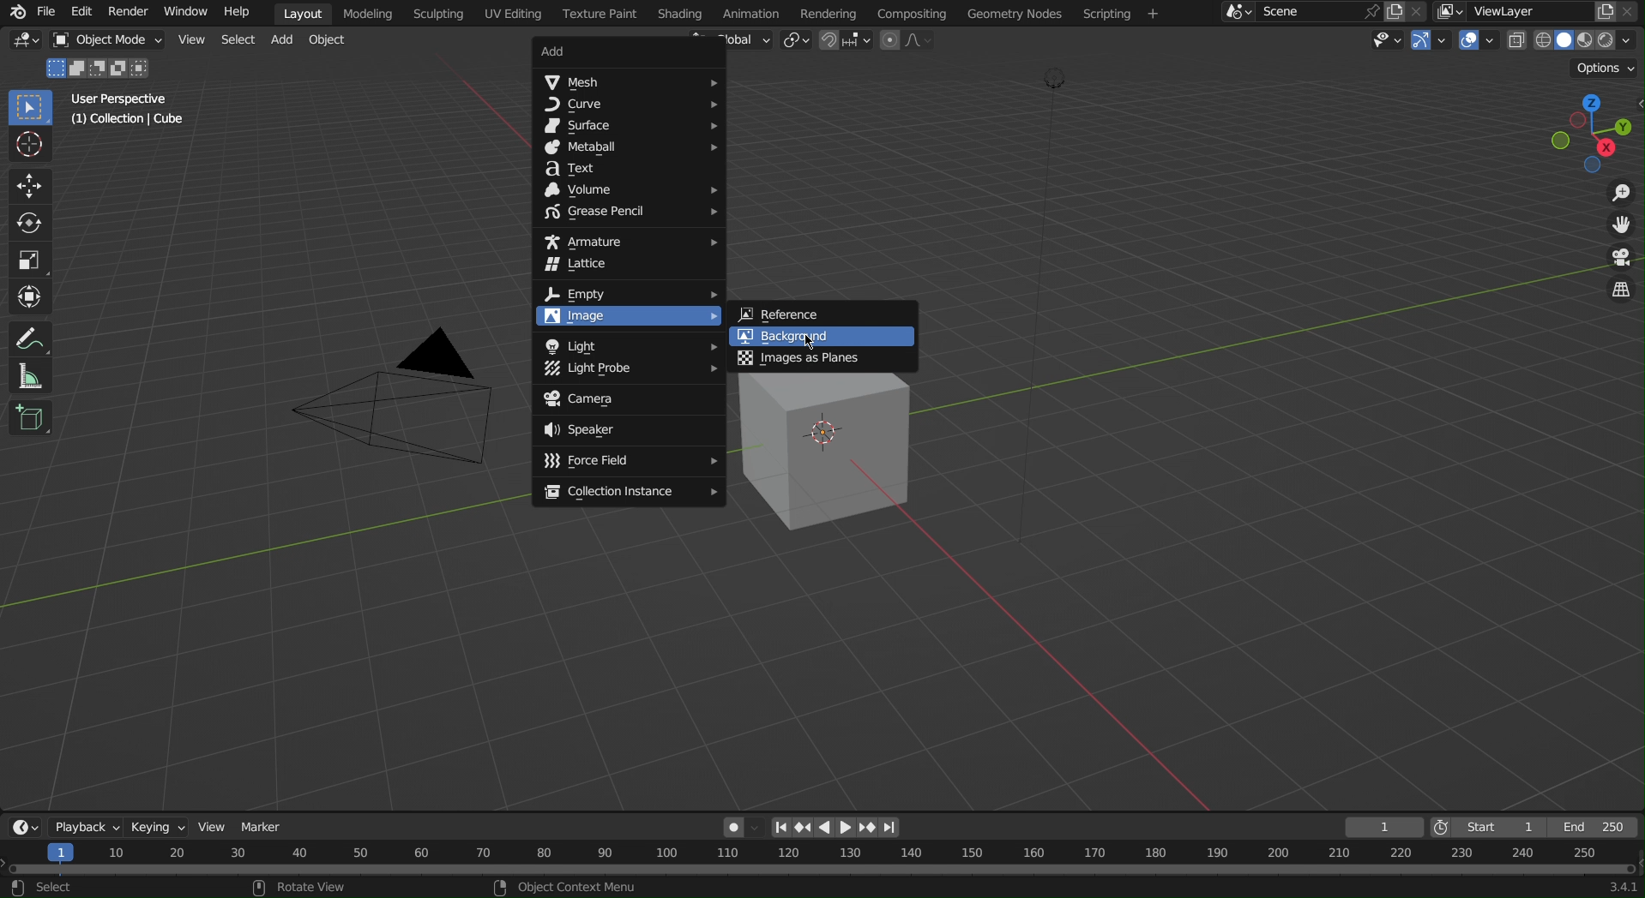  Describe the element at coordinates (829, 11) in the screenshot. I see `Rendering` at that location.